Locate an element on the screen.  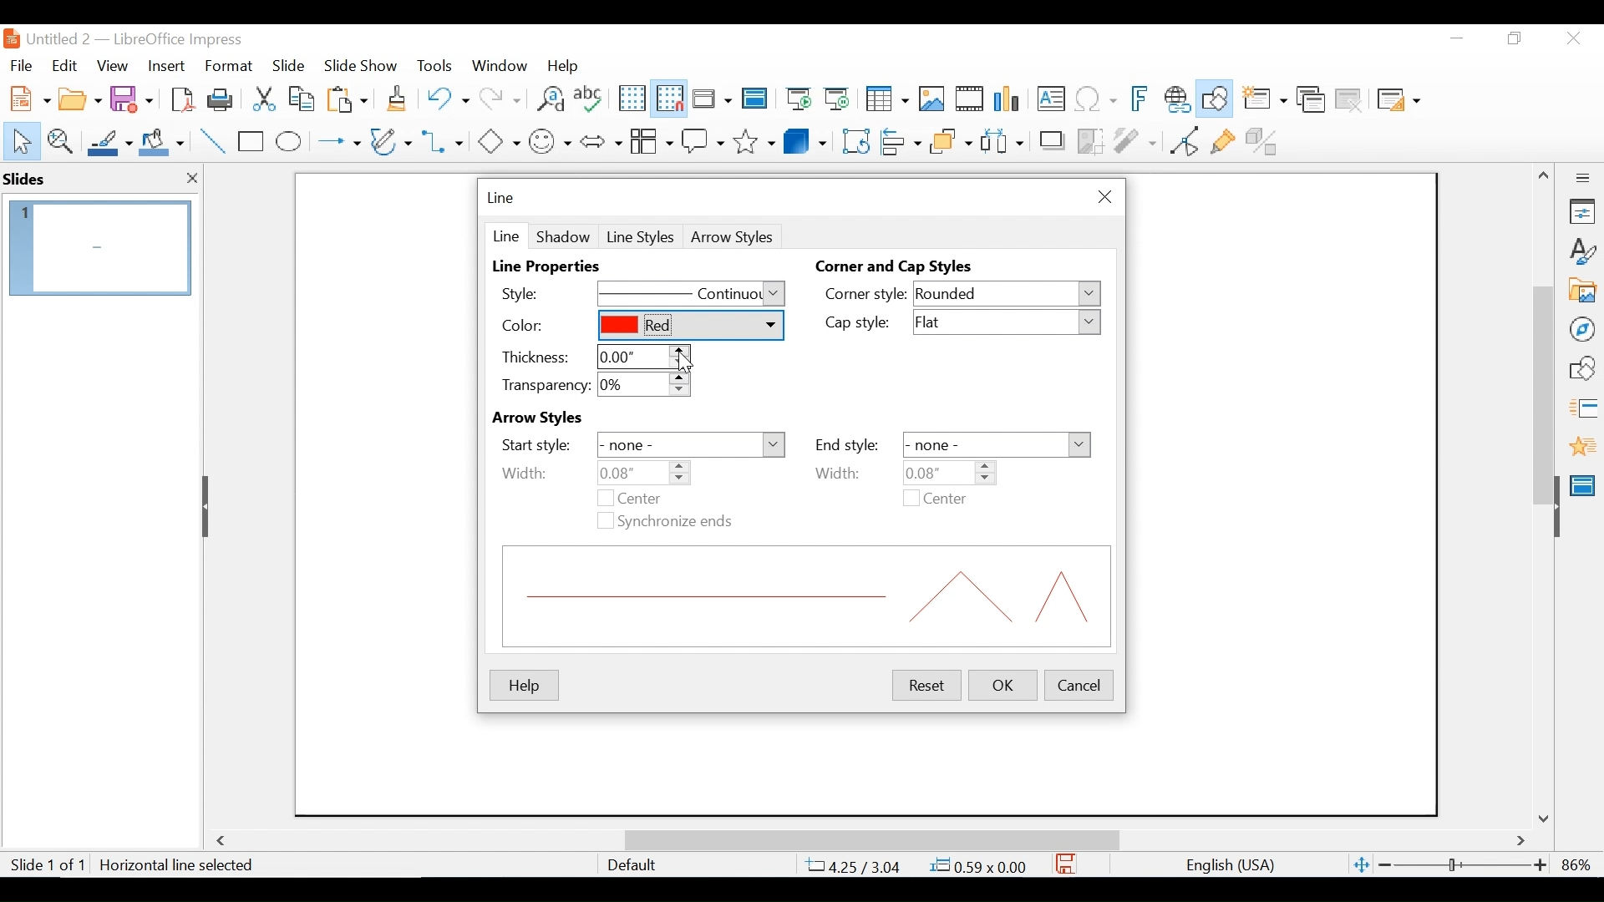
End Style is located at coordinates (846, 445).